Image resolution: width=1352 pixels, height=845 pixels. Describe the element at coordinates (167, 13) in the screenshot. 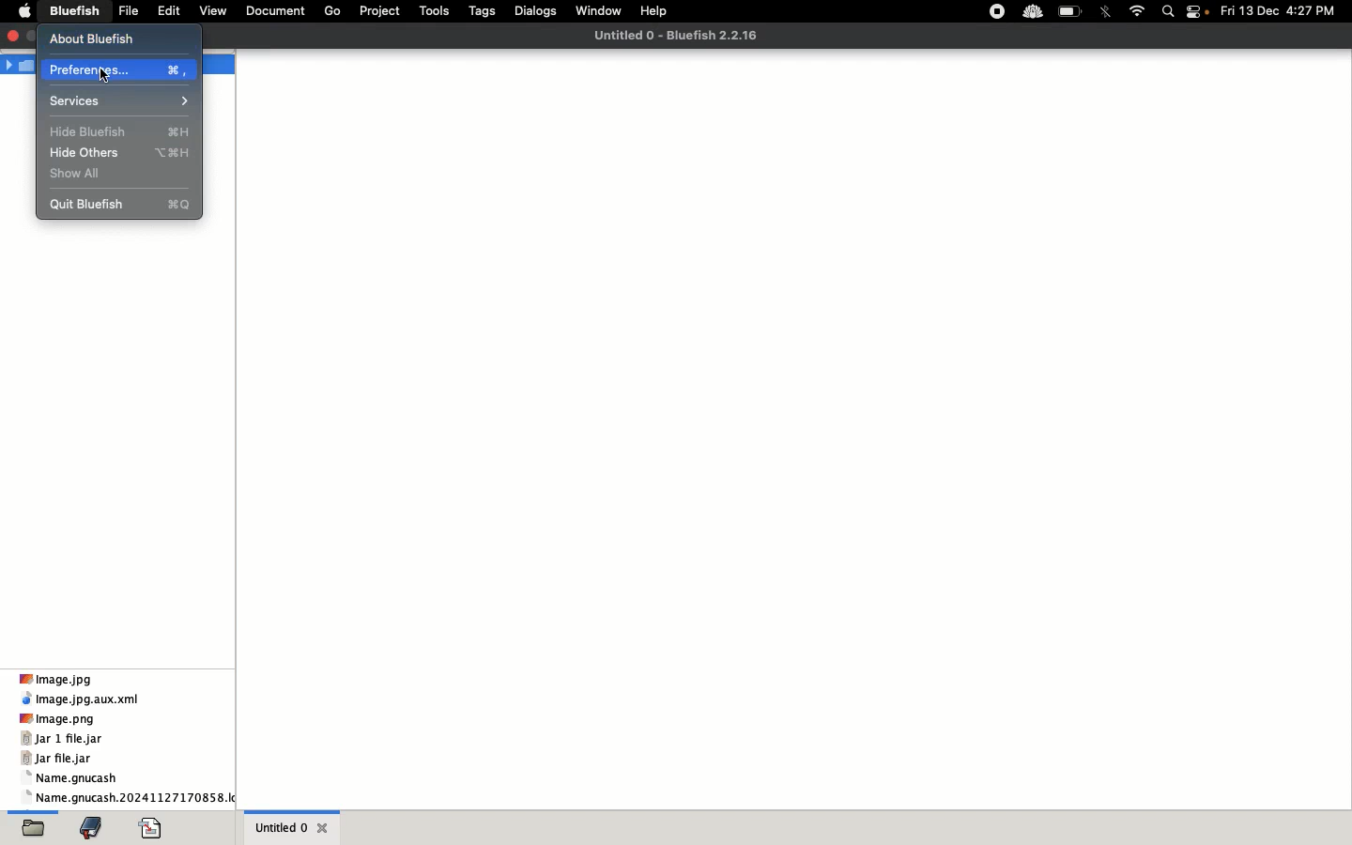

I see `Edit` at that location.